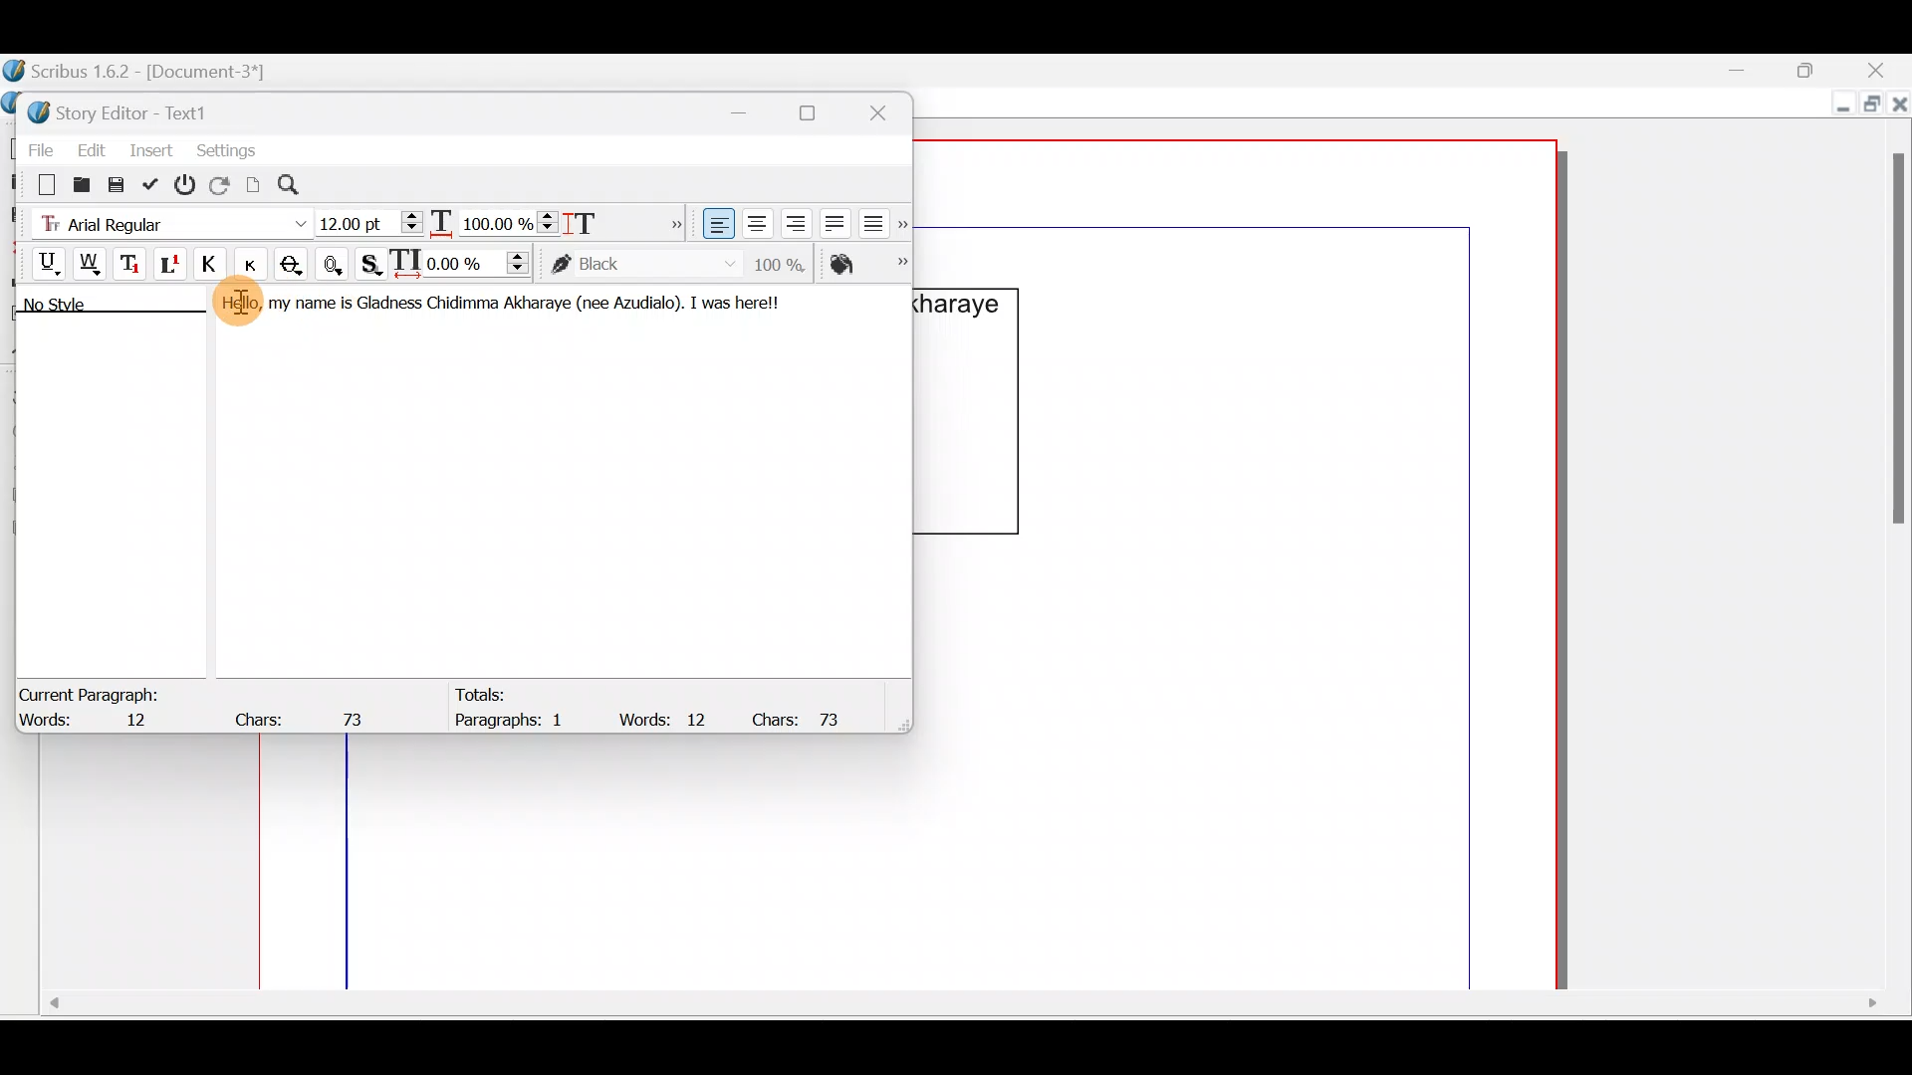 The image size is (1912, 1075). Describe the element at coordinates (1838, 107) in the screenshot. I see `Minimize` at that location.